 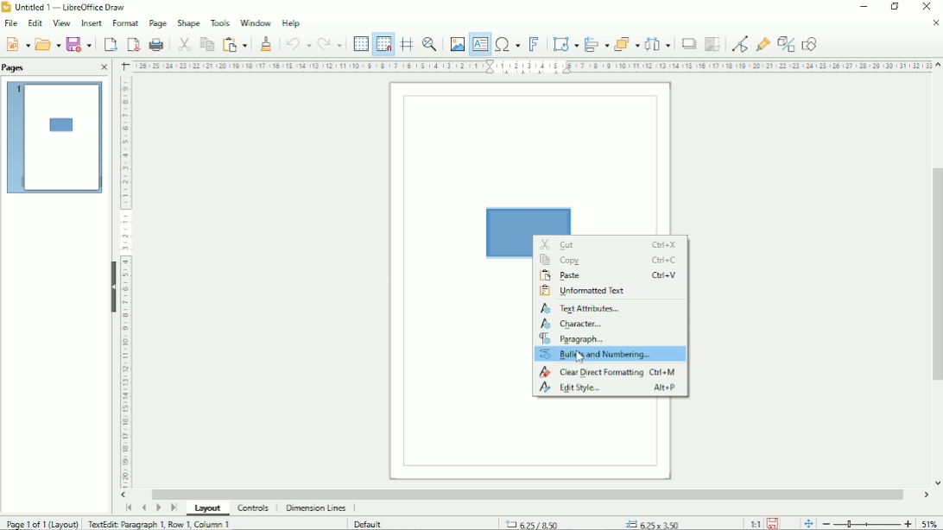 What do you see at coordinates (580, 357) in the screenshot?
I see `Cursor` at bounding box center [580, 357].